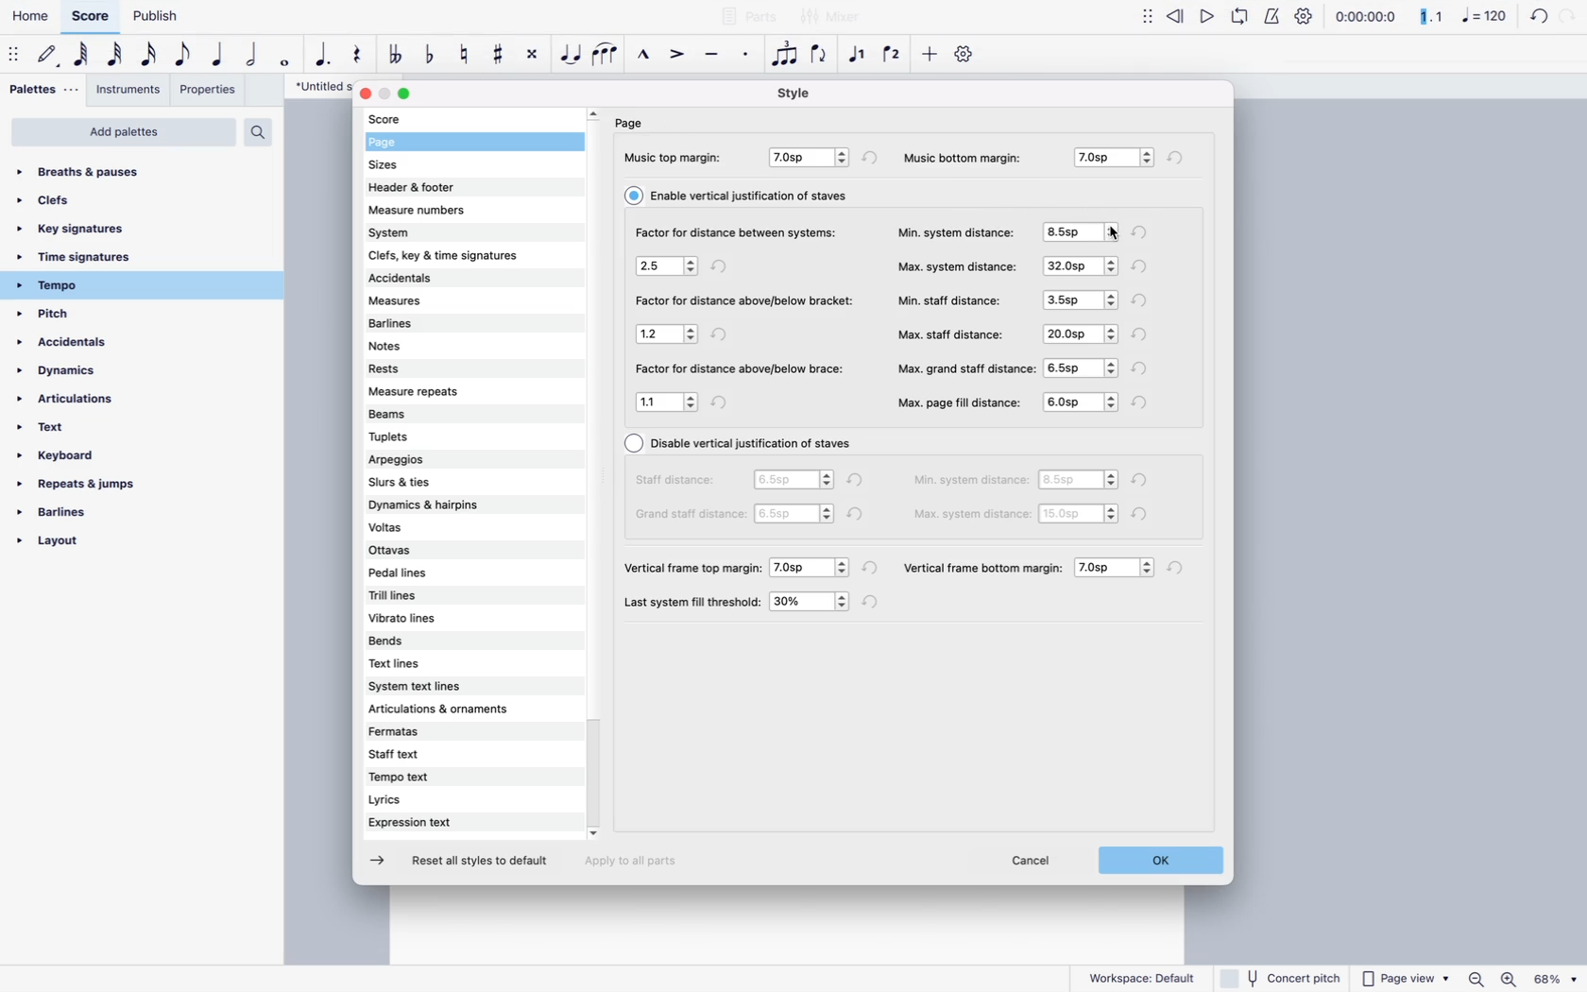 The image size is (1587, 992). I want to click on expression text, so click(432, 823).